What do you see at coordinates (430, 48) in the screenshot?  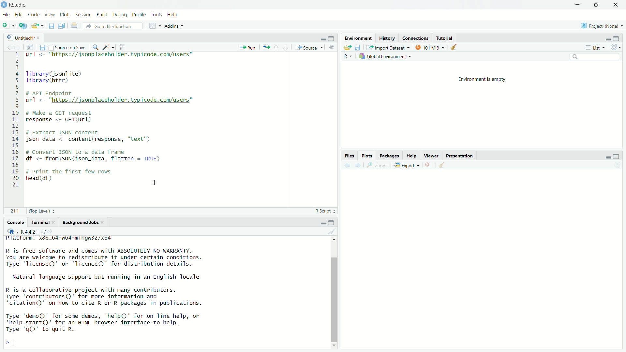 I see `101 MiB` at bounding box center [430, 48].